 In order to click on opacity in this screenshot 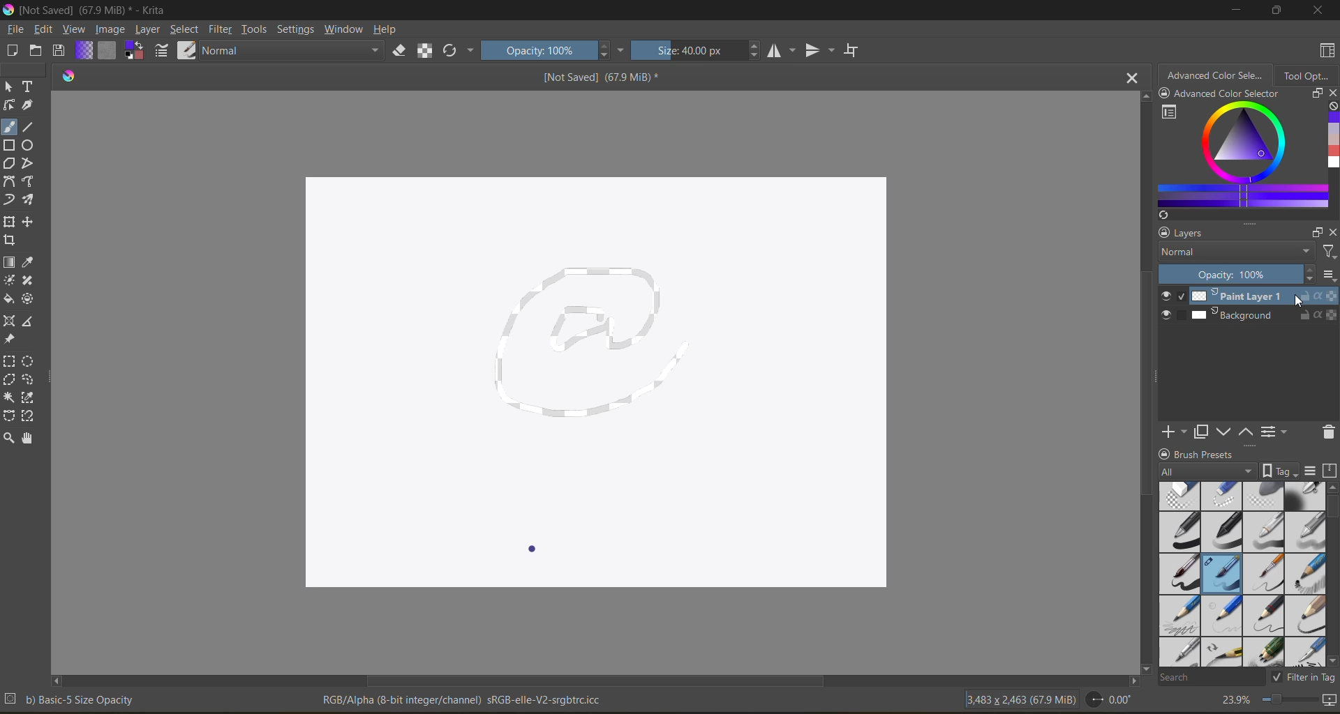, I will do `click(537, 50)`.